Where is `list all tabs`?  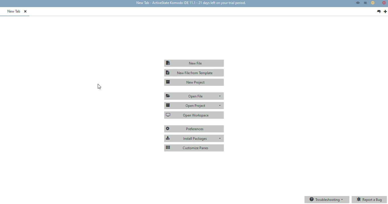 list all tabs is located at coordinates (379, 12).